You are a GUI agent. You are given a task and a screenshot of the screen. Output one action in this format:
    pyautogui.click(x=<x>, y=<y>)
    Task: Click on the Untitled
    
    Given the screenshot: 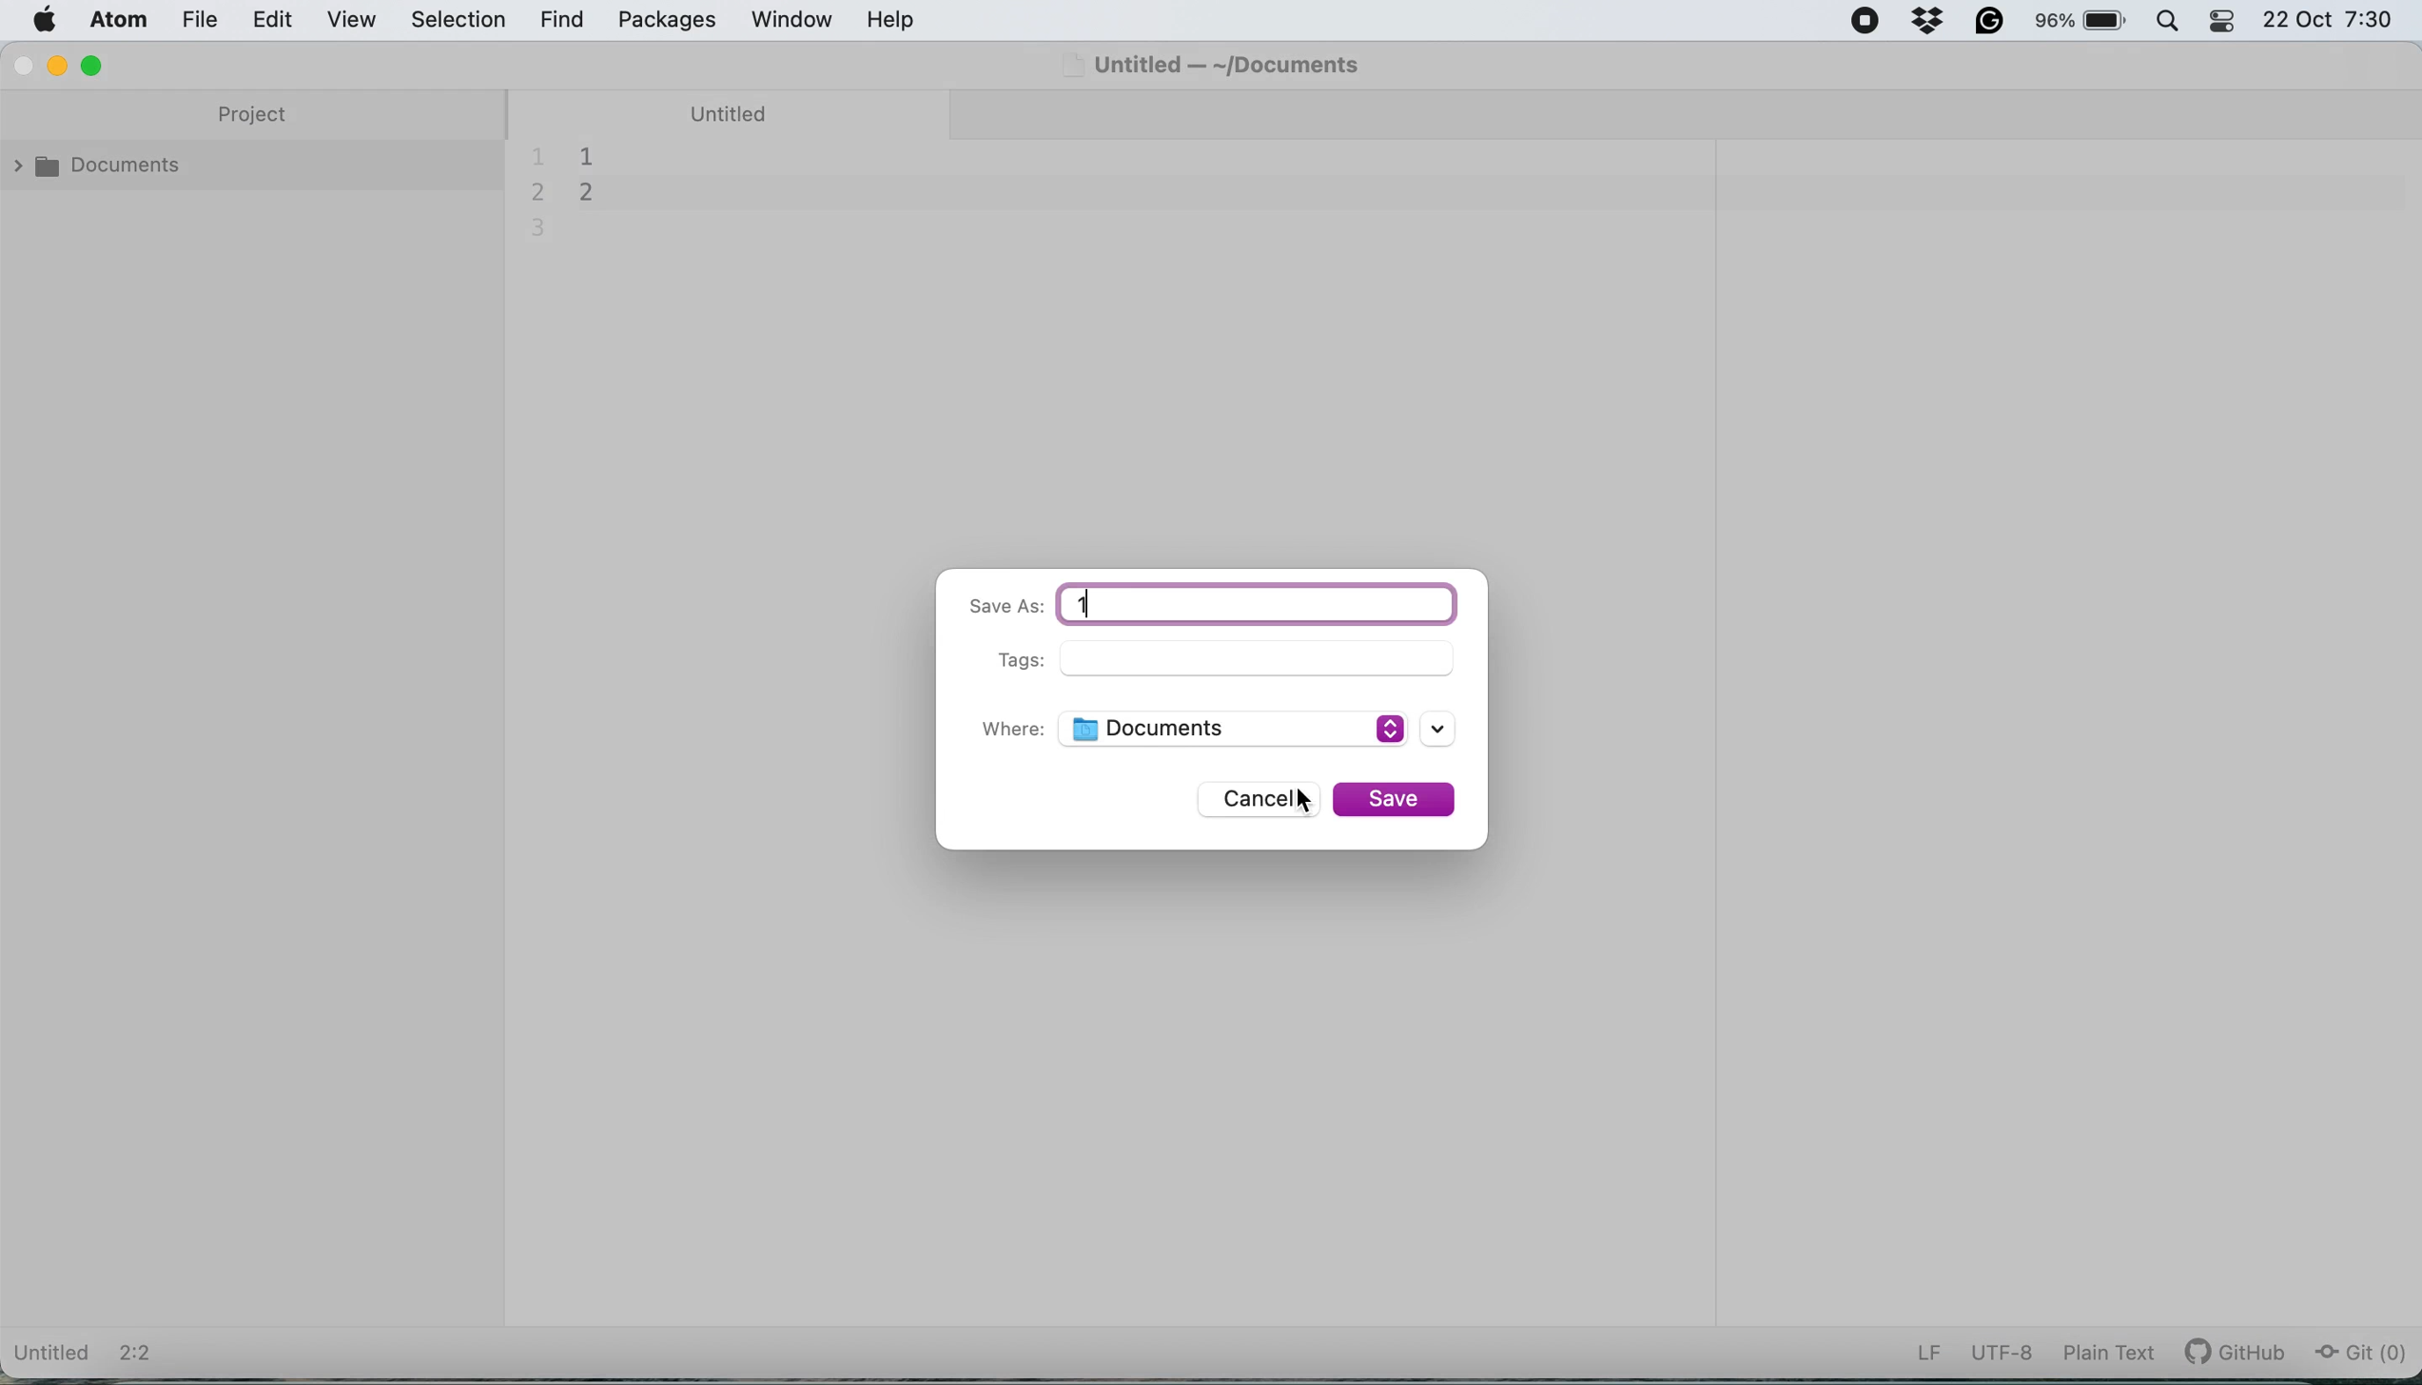 What is the action you would take?
    pyautogui.click(x=53, y=1355)
    